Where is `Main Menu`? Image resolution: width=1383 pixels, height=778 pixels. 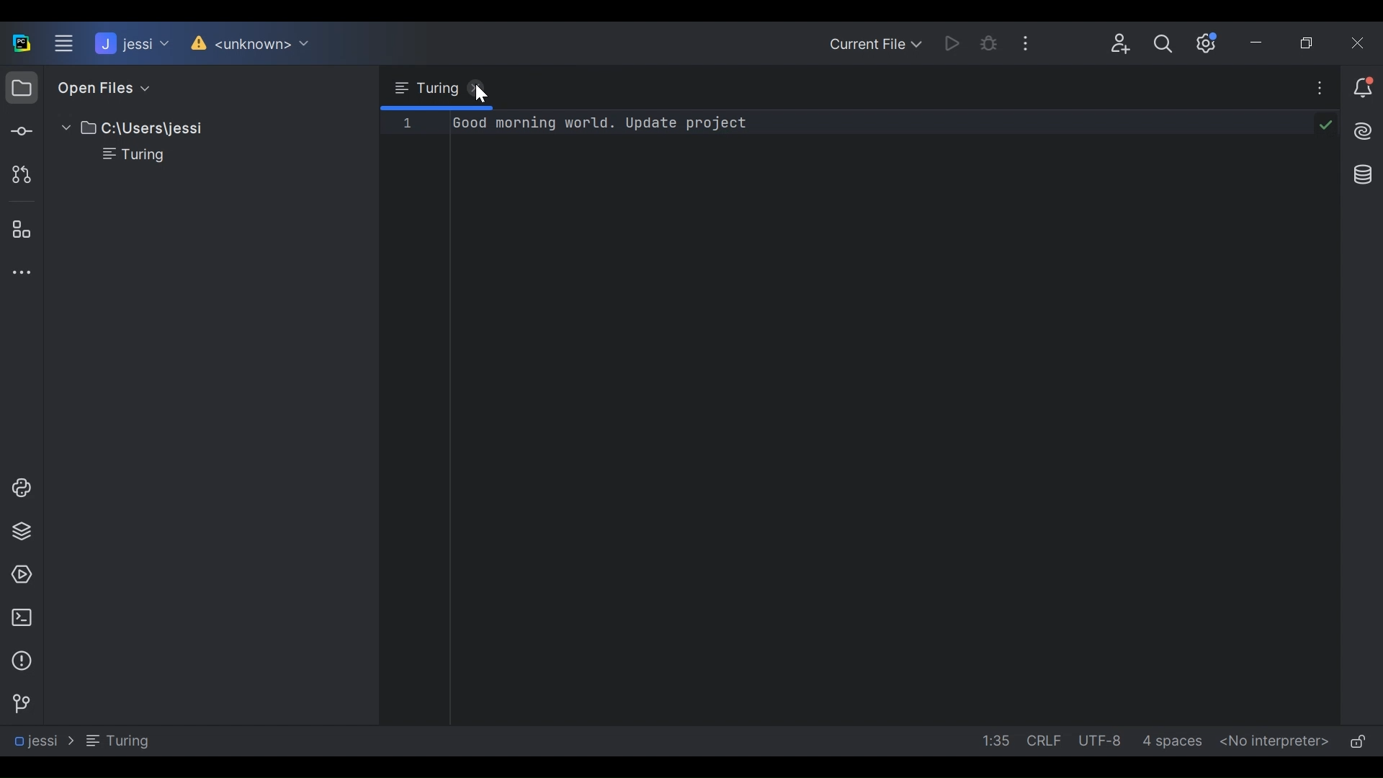 Main Menu is located at coordinates (64, 44).